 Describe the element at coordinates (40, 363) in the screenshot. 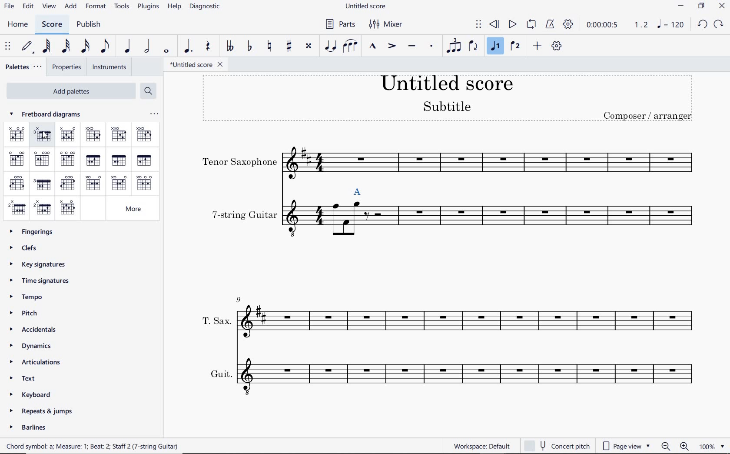

I see `ARTICULATIONS` at that location.